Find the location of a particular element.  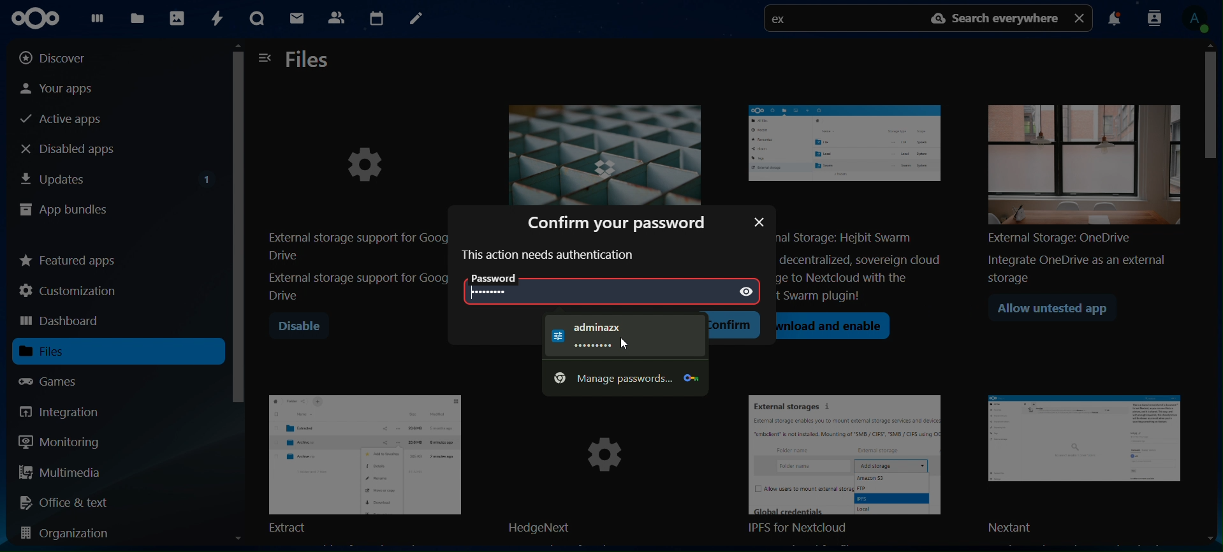

activity is located at coordinates (215, 18).